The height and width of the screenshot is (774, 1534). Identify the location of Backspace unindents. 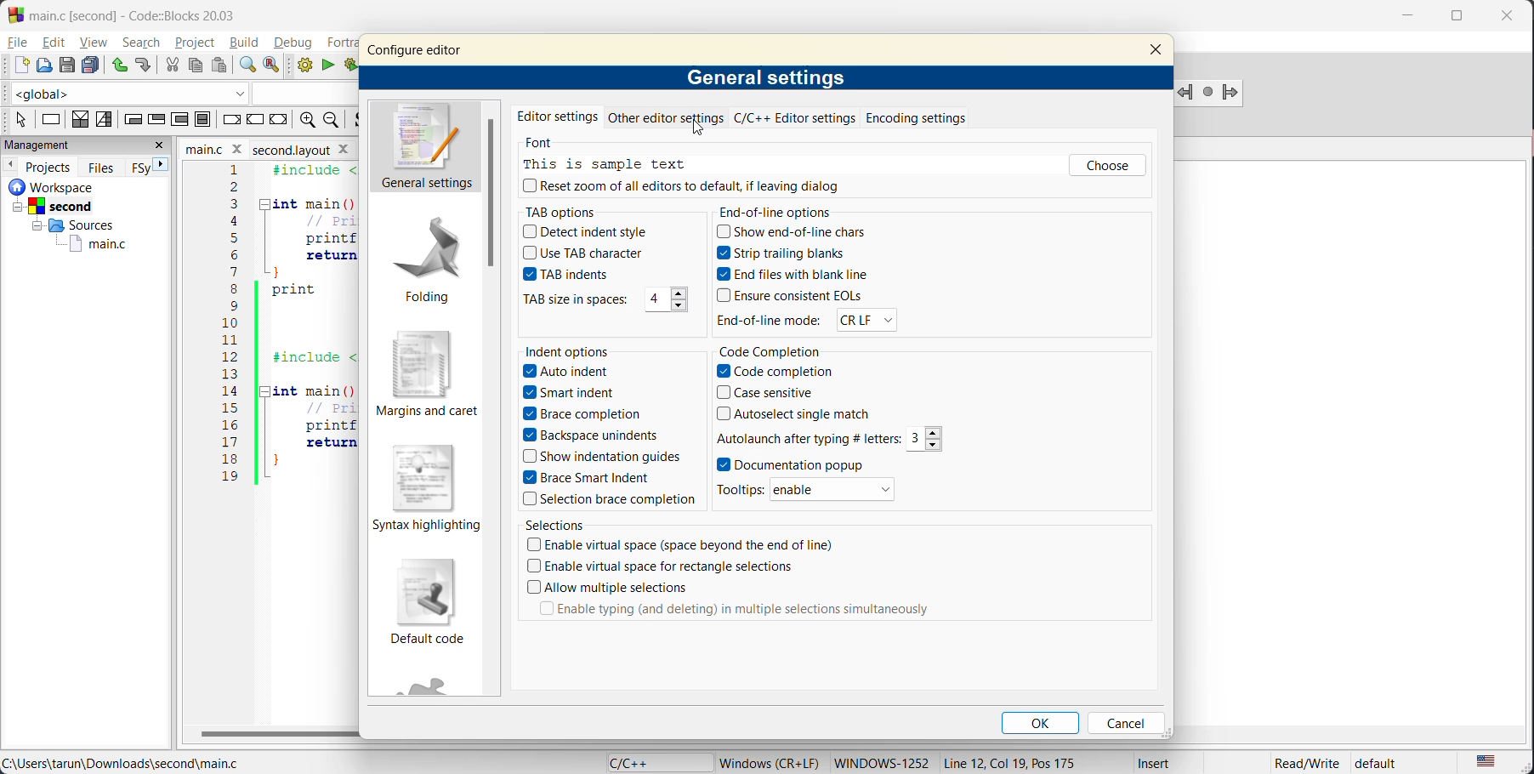
(592, 435).